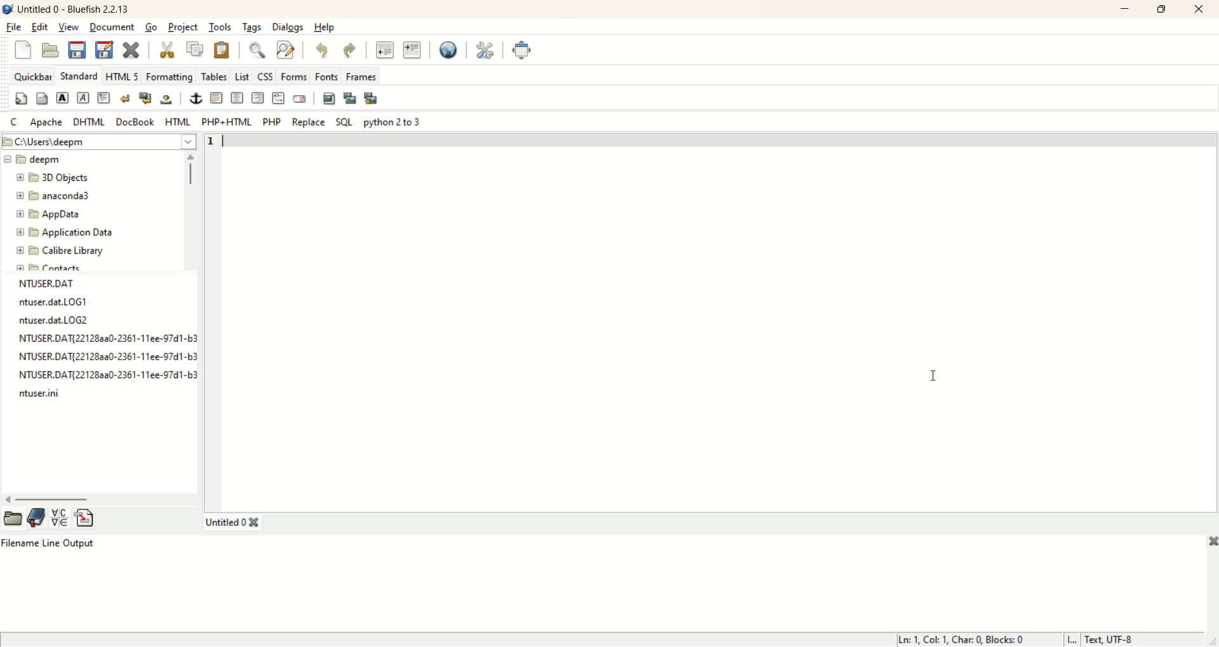 This screenshot has width=1219, height=647. What do you see at coordinates (237, 99) in the screenshot?
I see `center` at bounding box center [237, 99].